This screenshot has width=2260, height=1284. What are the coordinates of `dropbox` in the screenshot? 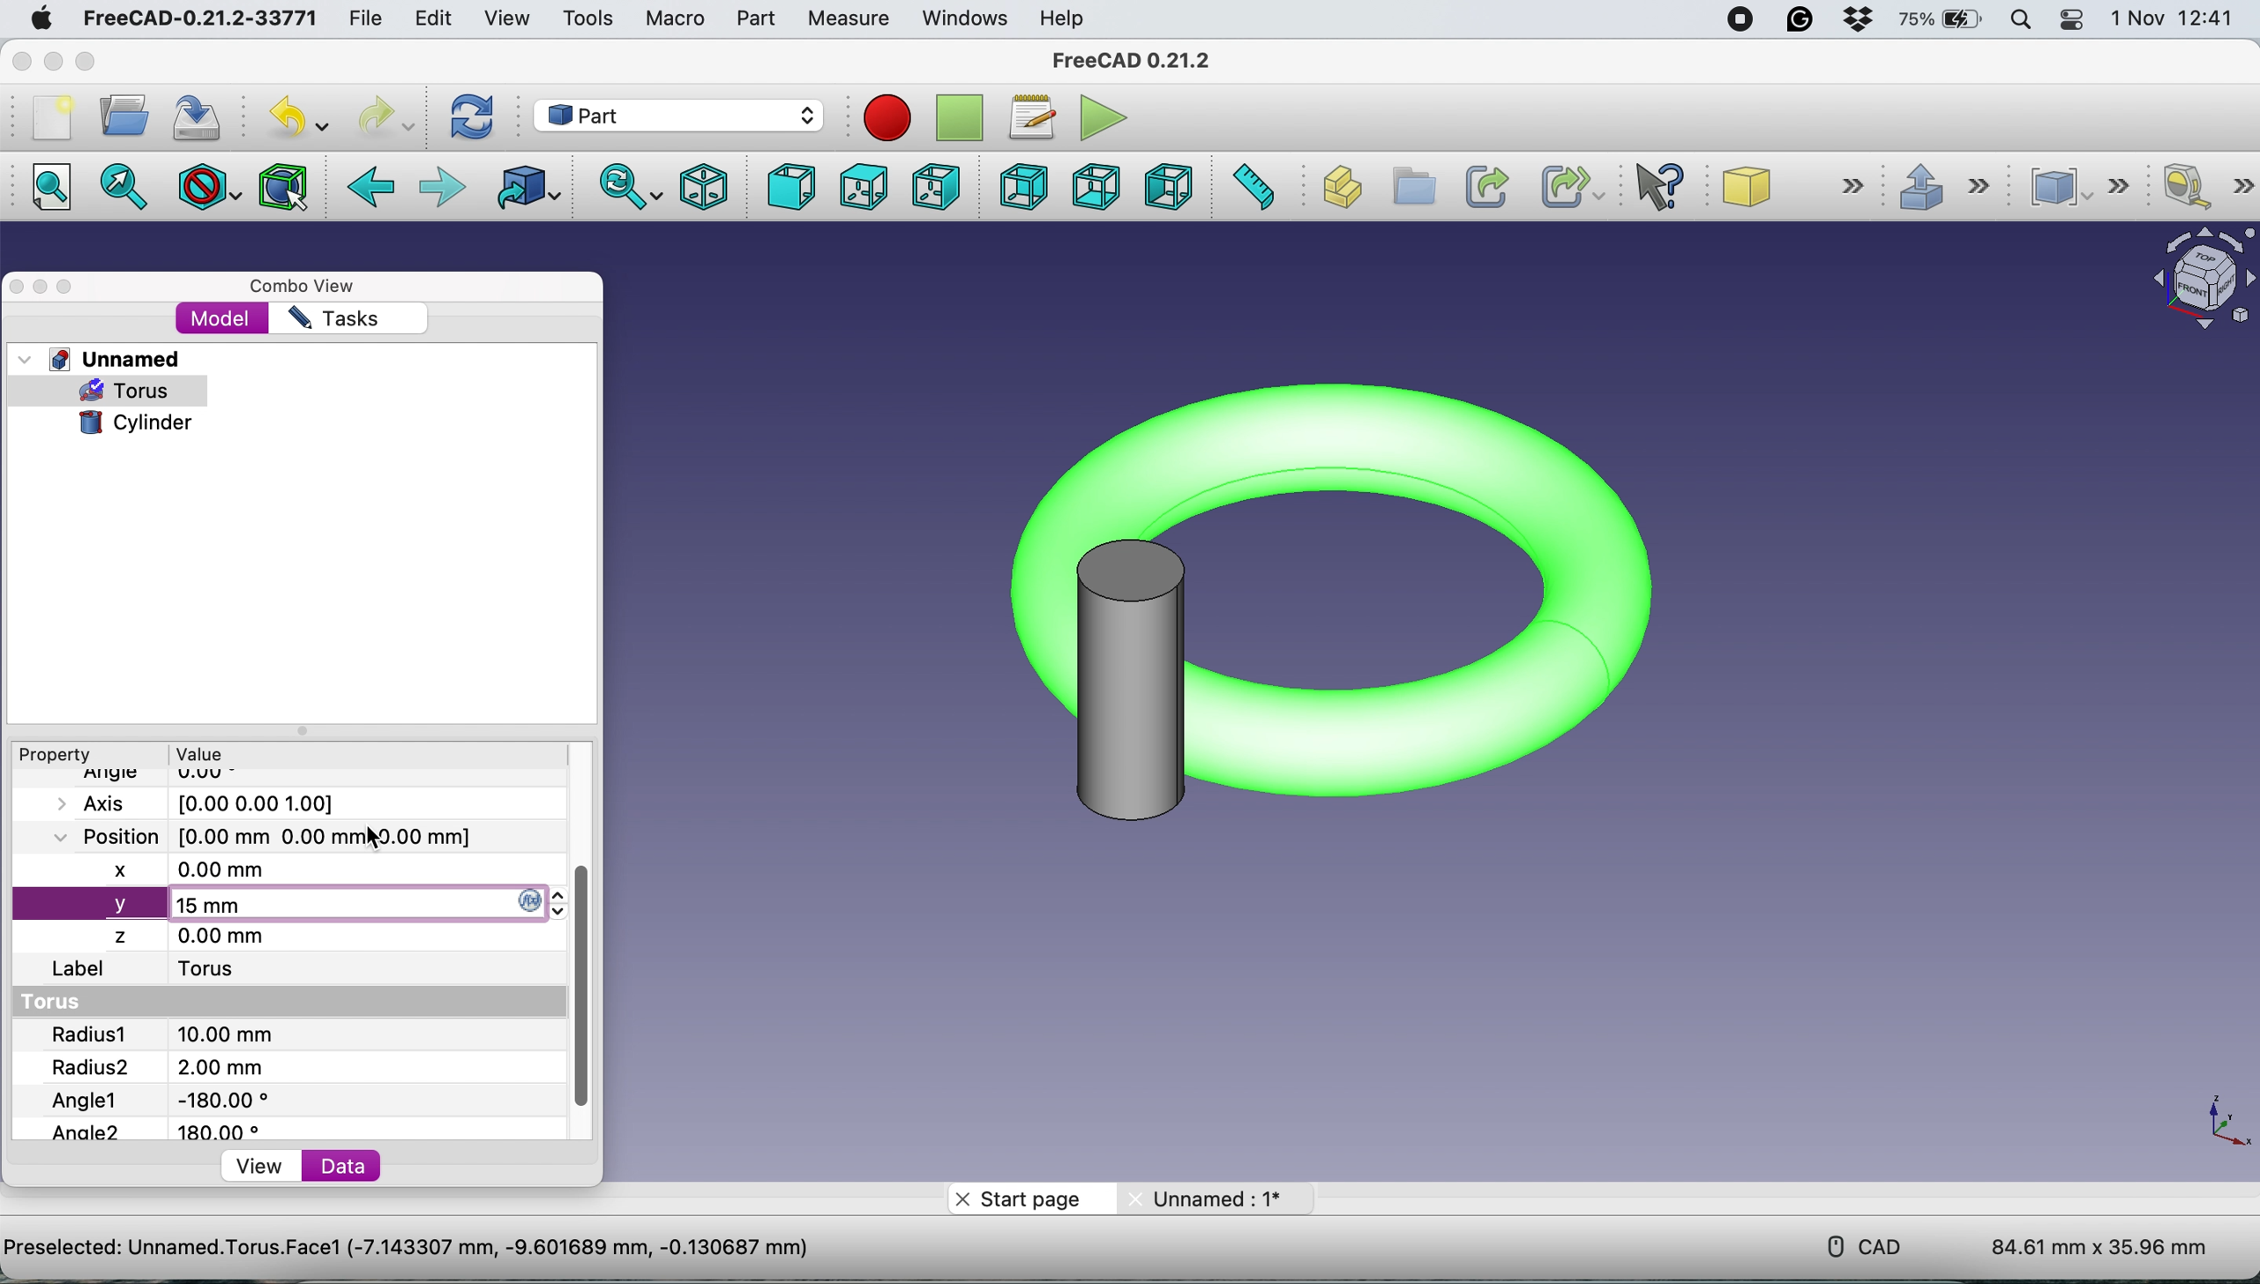 It's located at (1857, 20).